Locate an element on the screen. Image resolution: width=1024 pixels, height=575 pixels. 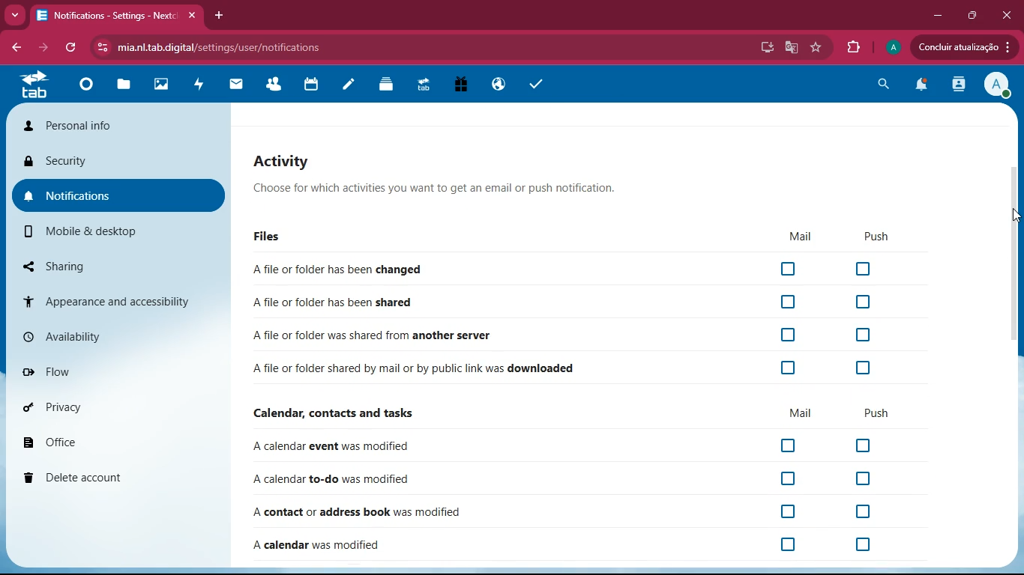
View Profile is located at coordinates (999, 86).